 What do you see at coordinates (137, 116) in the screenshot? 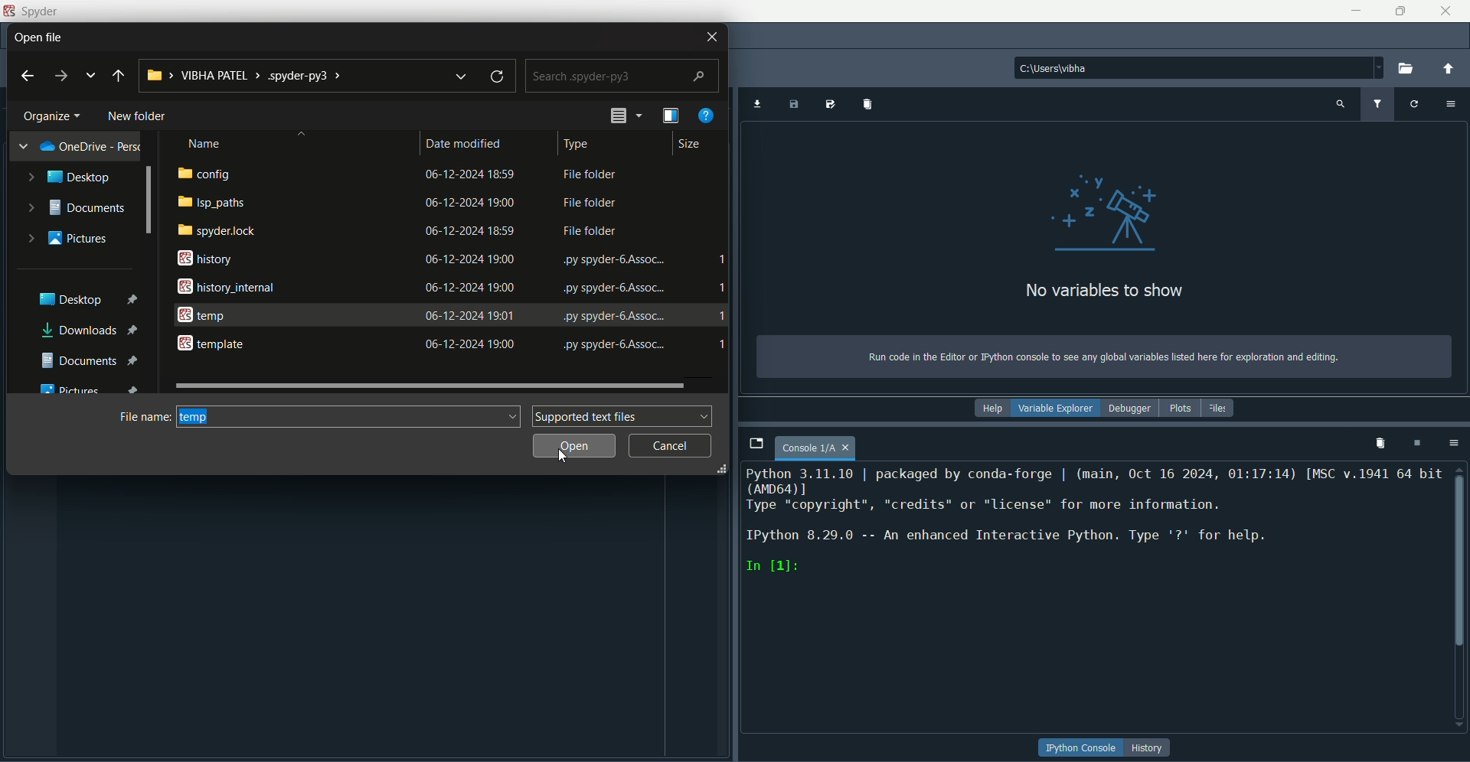
I see `new folder` at bounding box center [137, 116].